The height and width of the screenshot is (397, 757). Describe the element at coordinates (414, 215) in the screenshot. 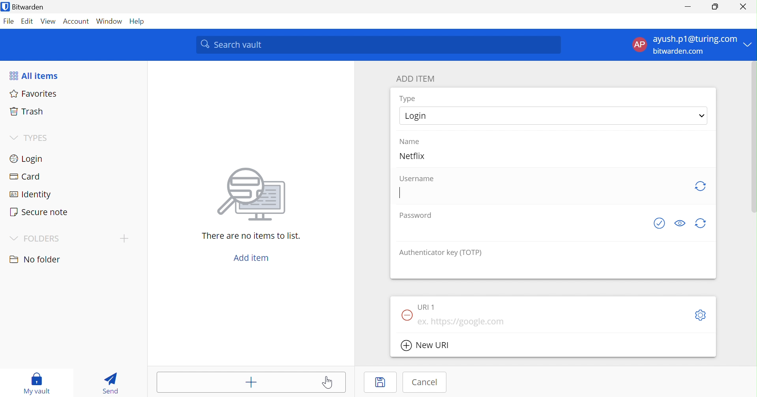

I see `Password` at that location.